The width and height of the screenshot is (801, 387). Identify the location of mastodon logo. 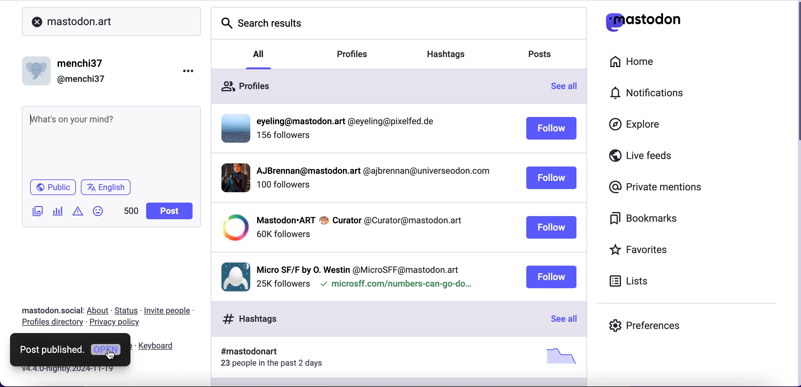
(642, 22).